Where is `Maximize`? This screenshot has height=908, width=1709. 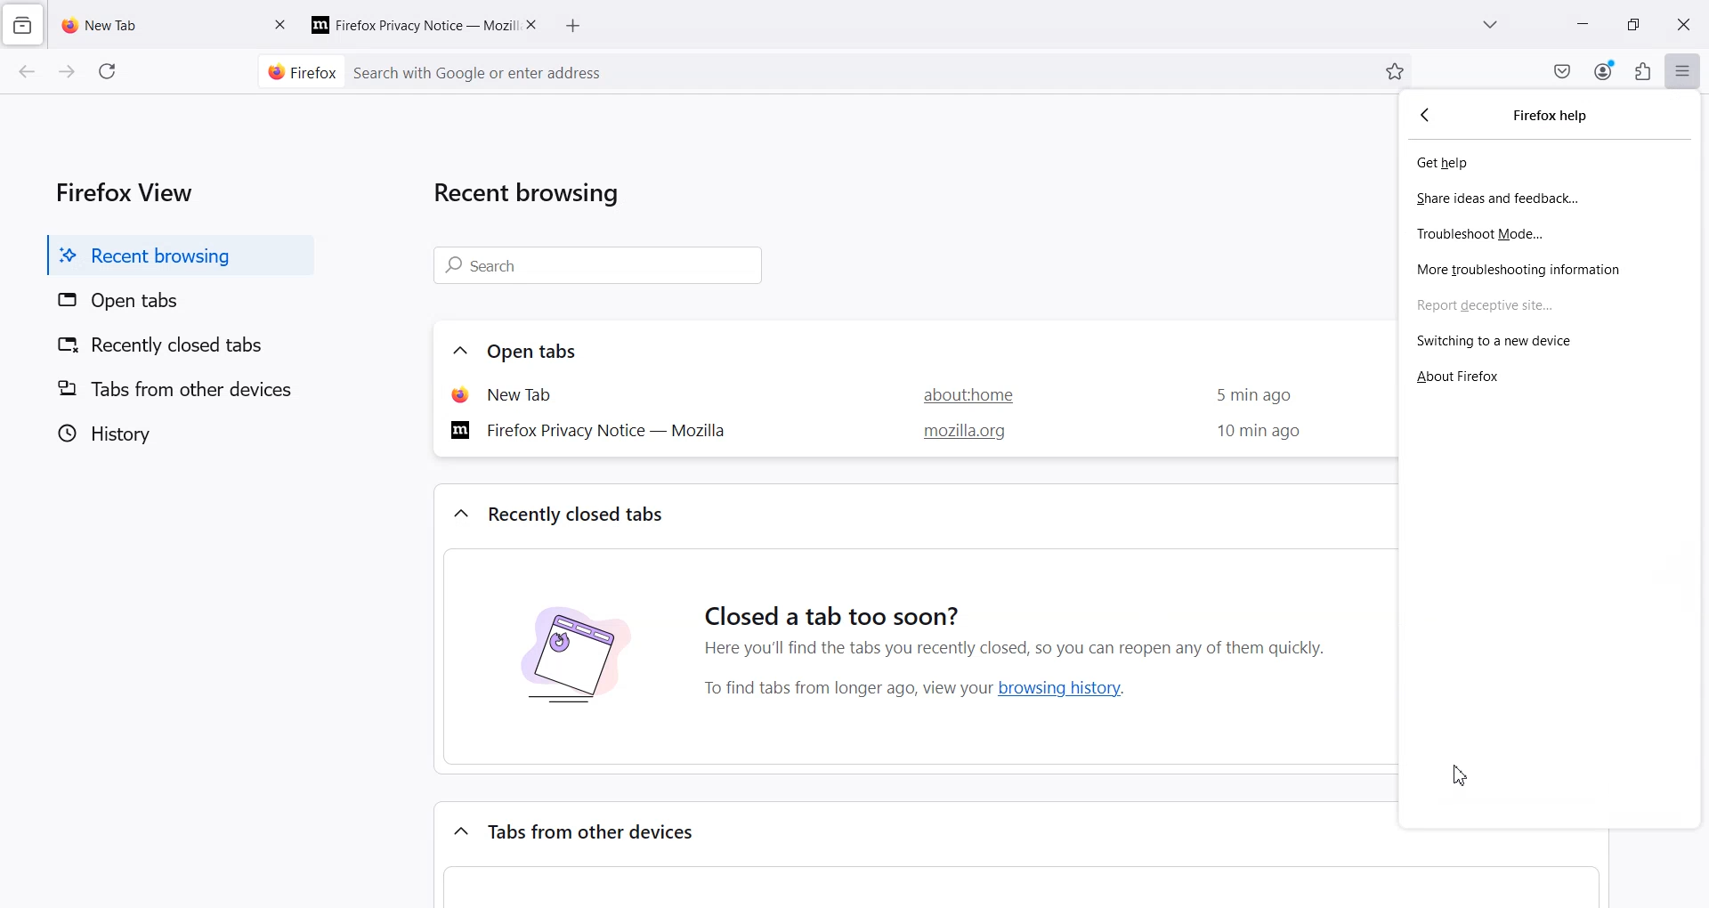
Maximize is located at coordinates (1633, 24).